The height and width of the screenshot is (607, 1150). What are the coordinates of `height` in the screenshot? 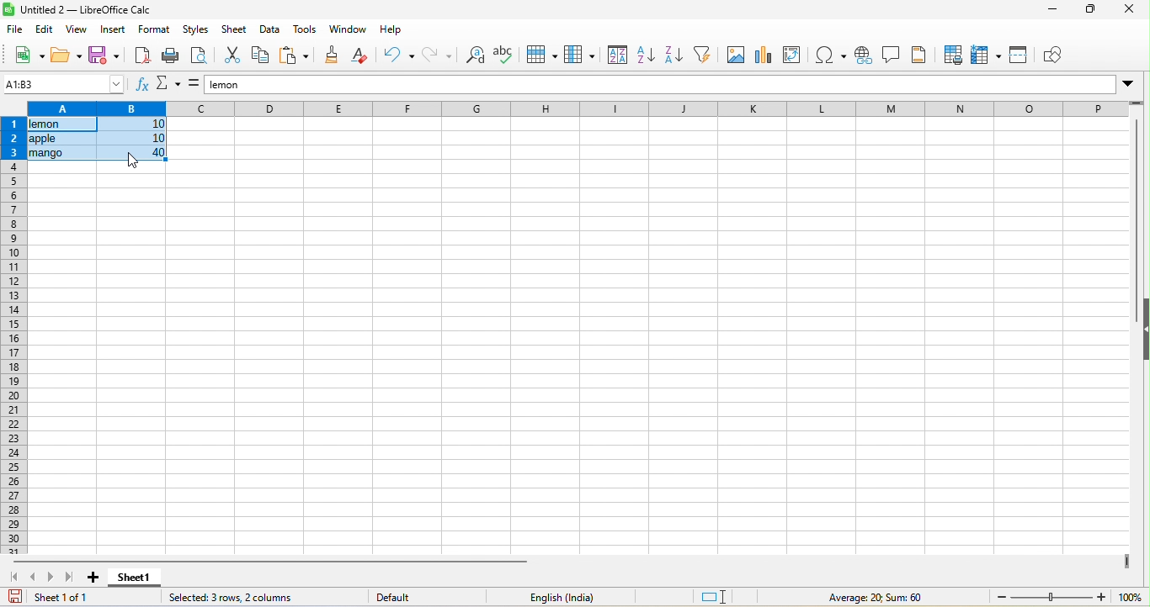 It's located at (1142, 330).